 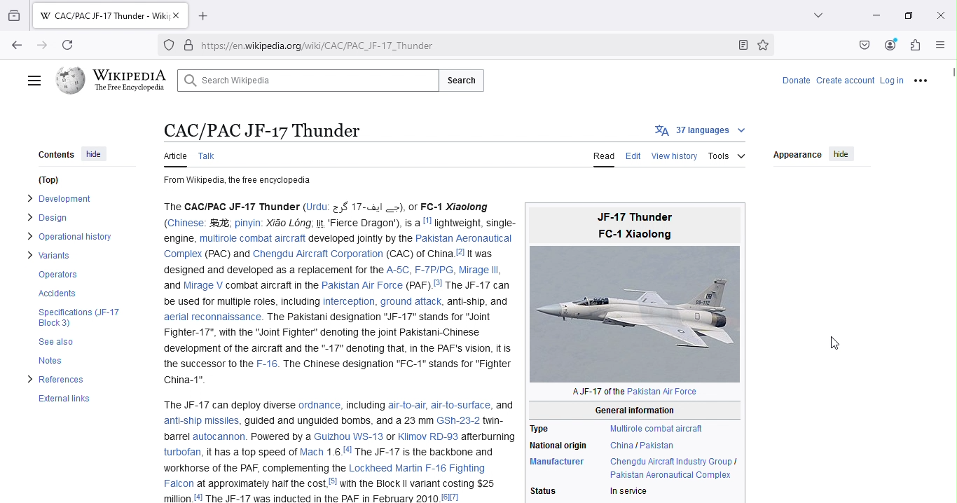 I want to click on donate, so click(x=794, y=81).